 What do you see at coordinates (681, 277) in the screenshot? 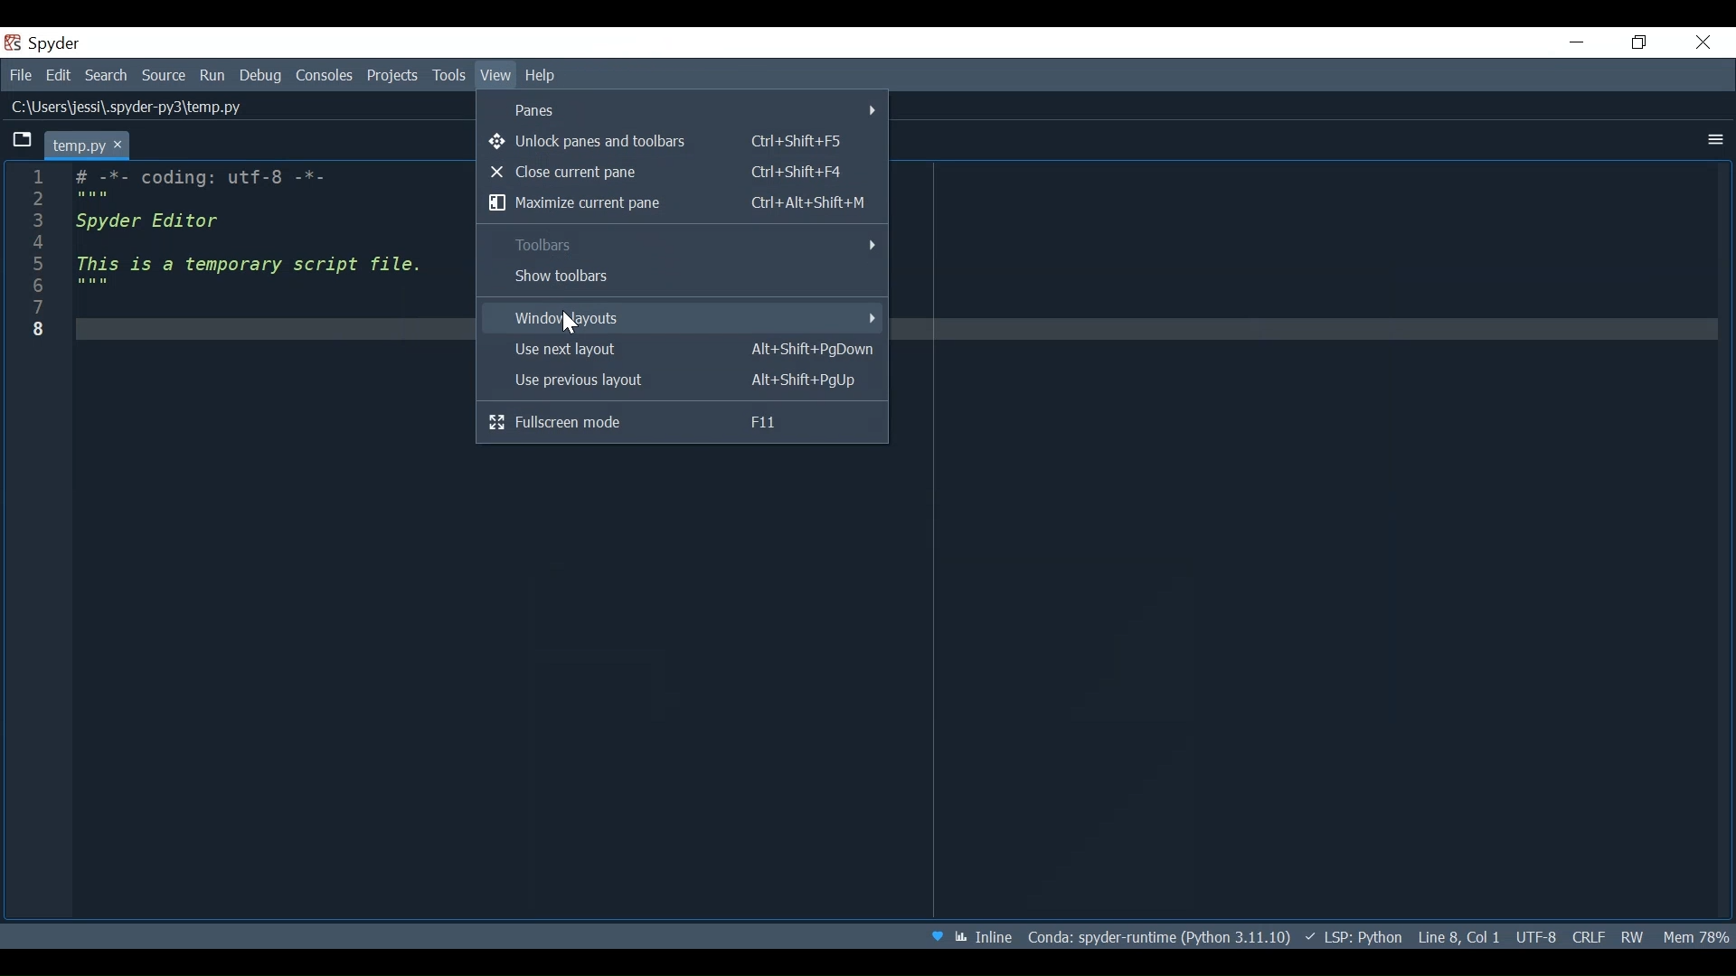
I see `Show toolbars` at bounding box center [681, 277].